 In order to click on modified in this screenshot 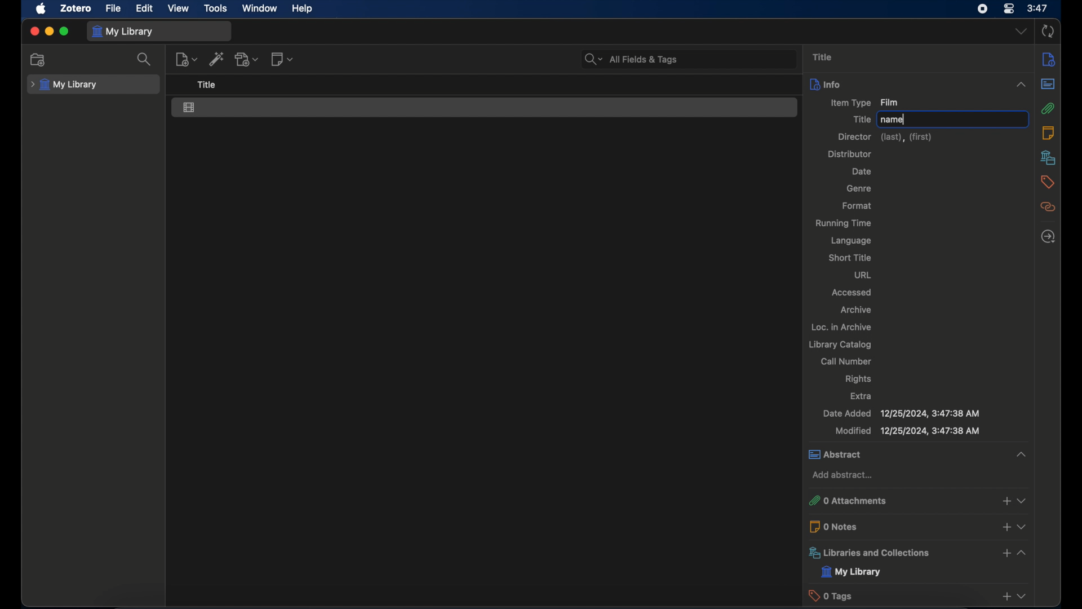, I will do `click(907, 431)`.